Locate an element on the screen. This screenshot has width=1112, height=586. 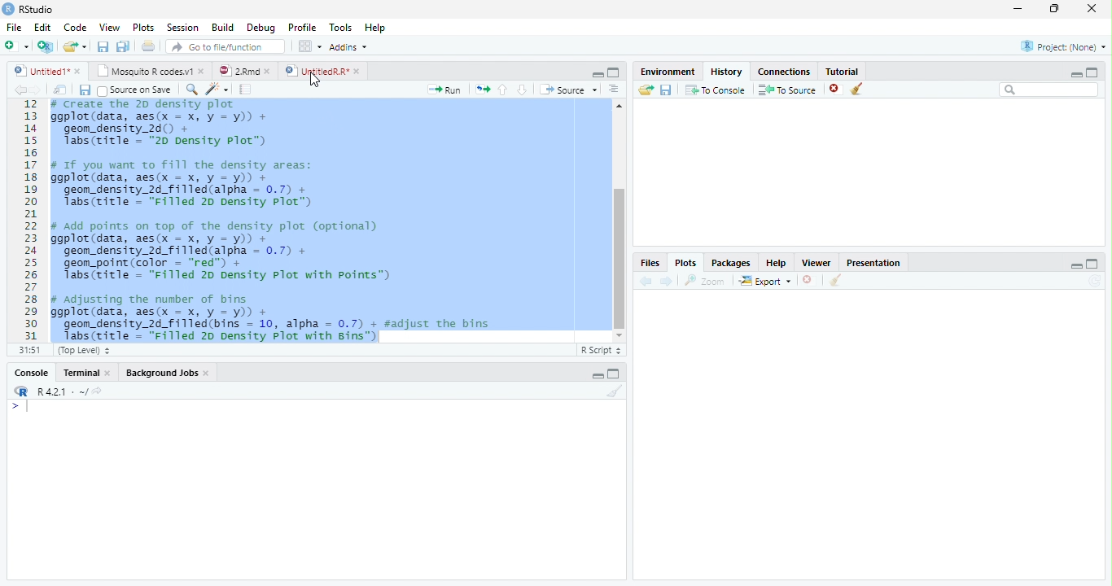
code tool is located at coordinates (217, 90).